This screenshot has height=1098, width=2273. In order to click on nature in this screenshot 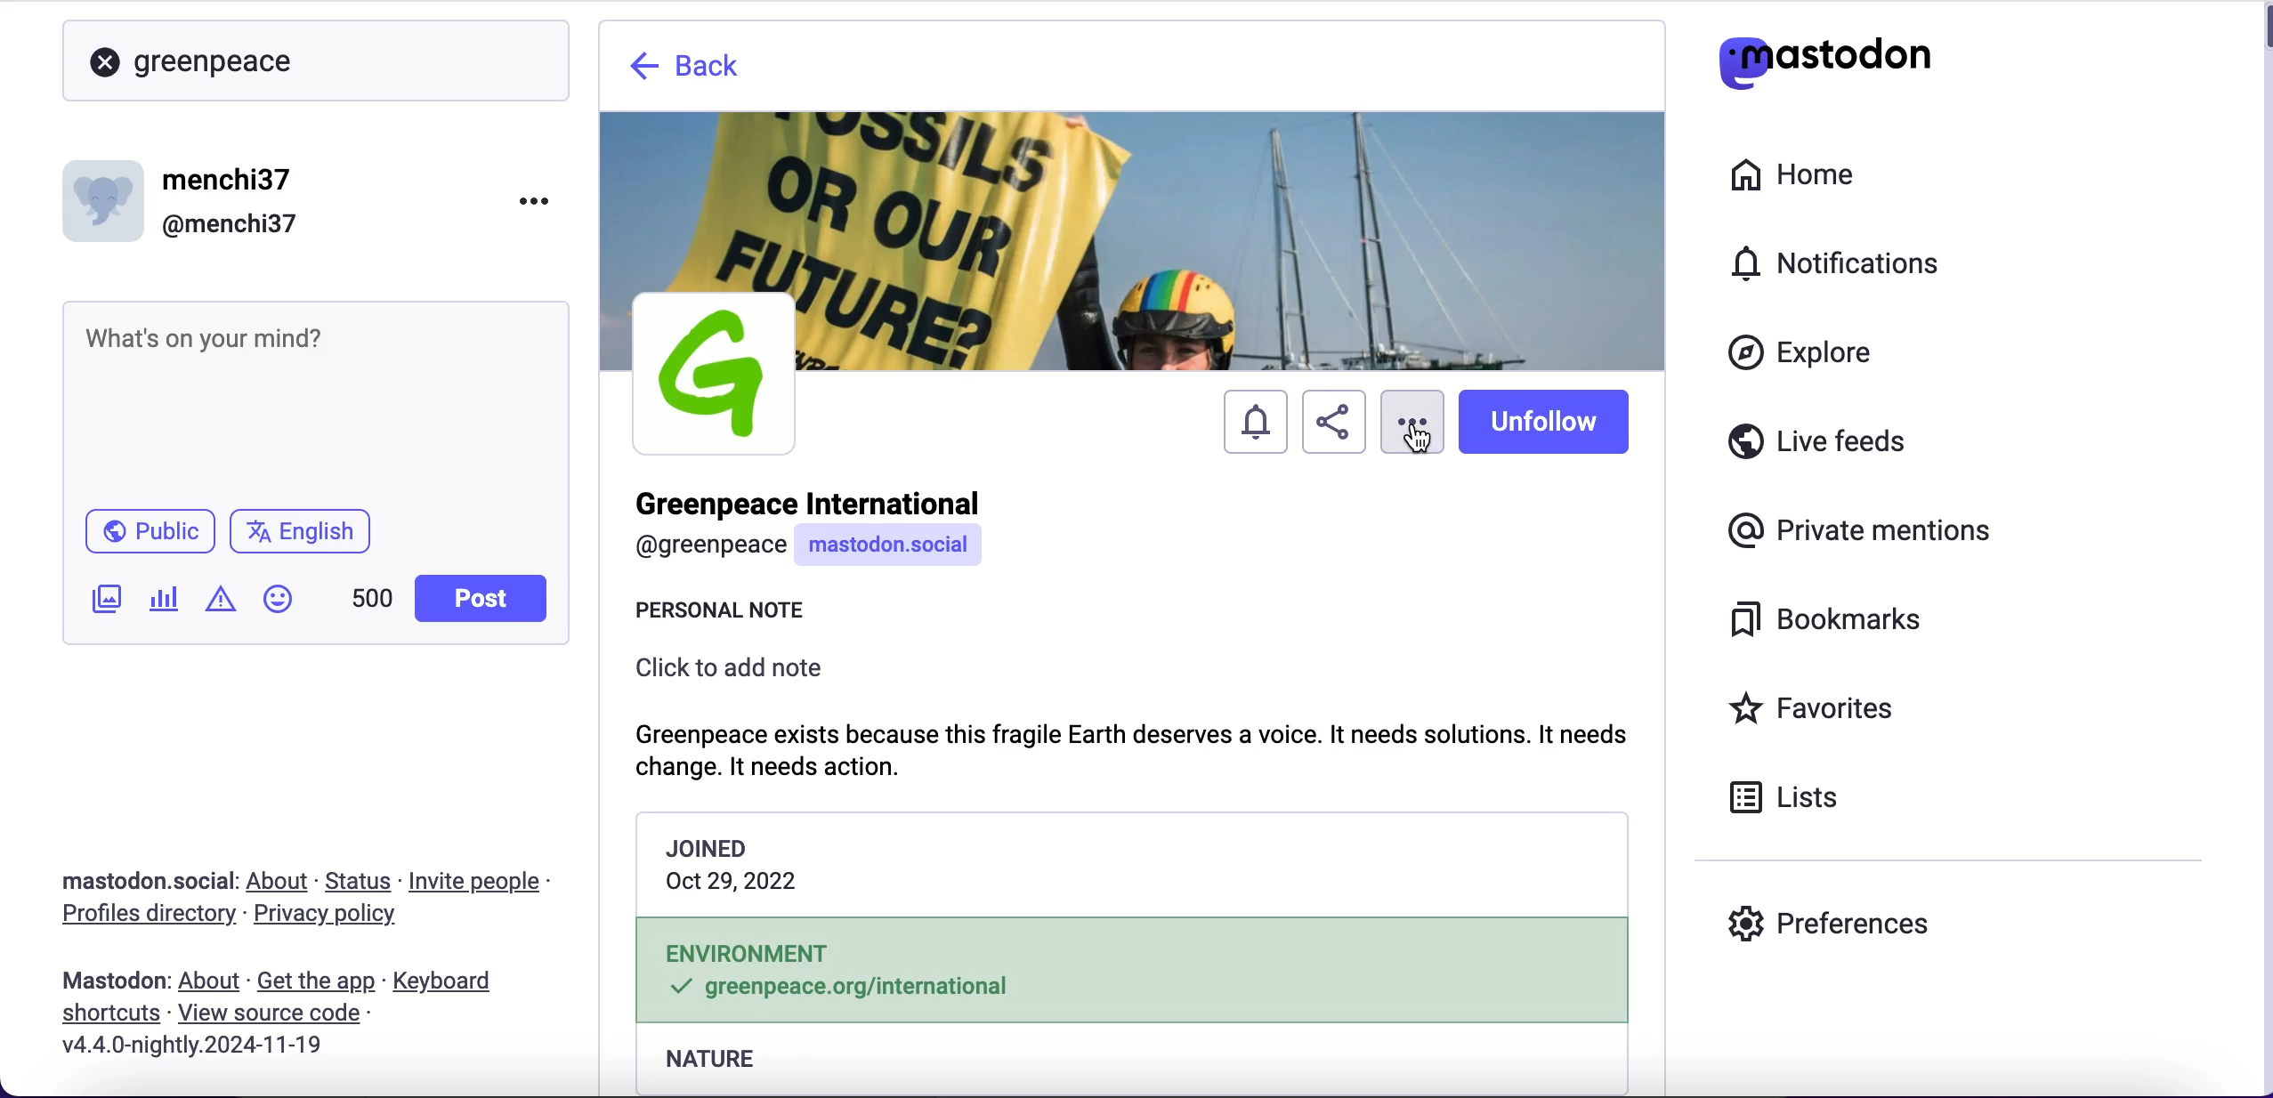, I will do `click(1131, 1064)`.